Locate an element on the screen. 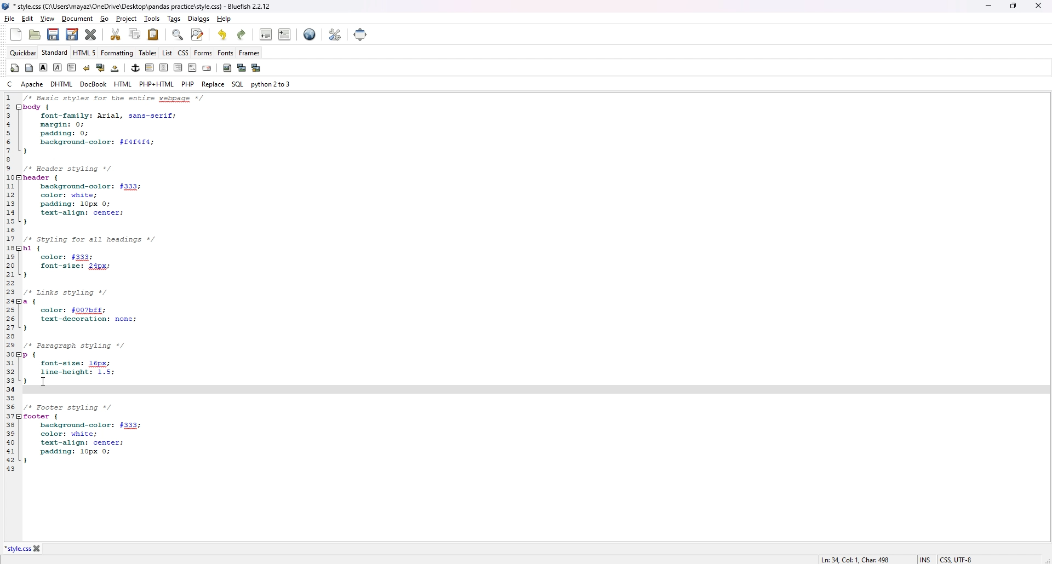  indent is located at coordinates (284, 34).